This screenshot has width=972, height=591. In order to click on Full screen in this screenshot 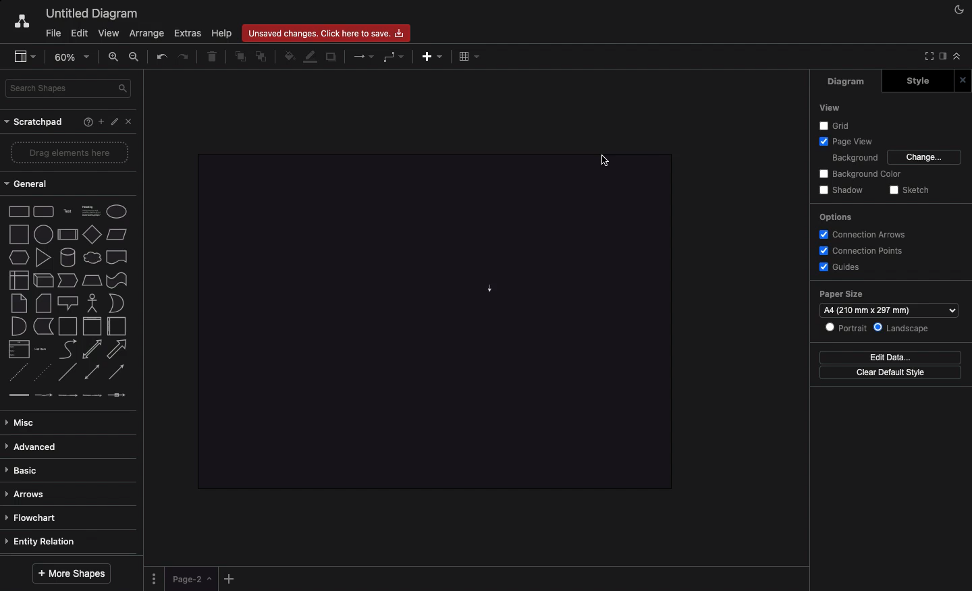, I will do `click(926, 57)`.